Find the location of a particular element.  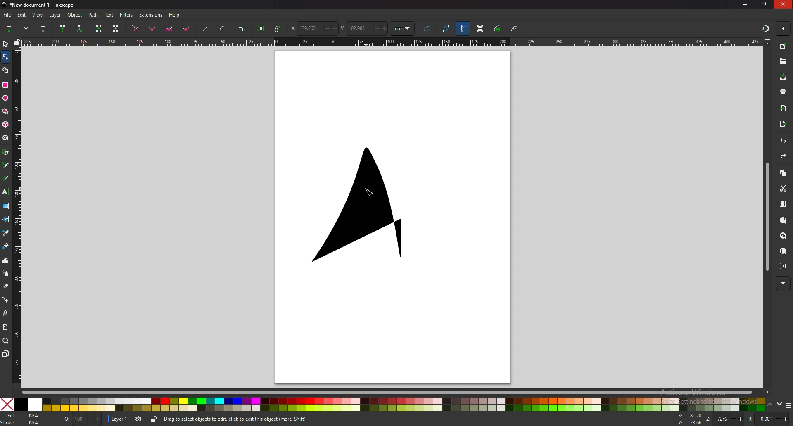

lock guides is located at coordinates (17, 42).